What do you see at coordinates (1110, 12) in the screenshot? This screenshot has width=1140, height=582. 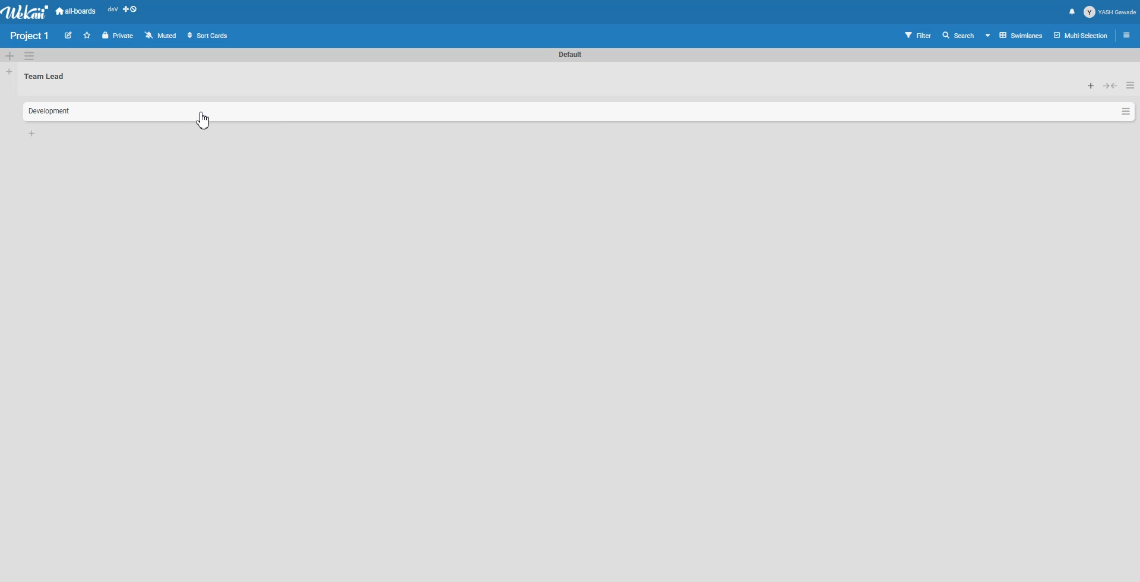 I see `Profile` at bounding box center [1110, 12].